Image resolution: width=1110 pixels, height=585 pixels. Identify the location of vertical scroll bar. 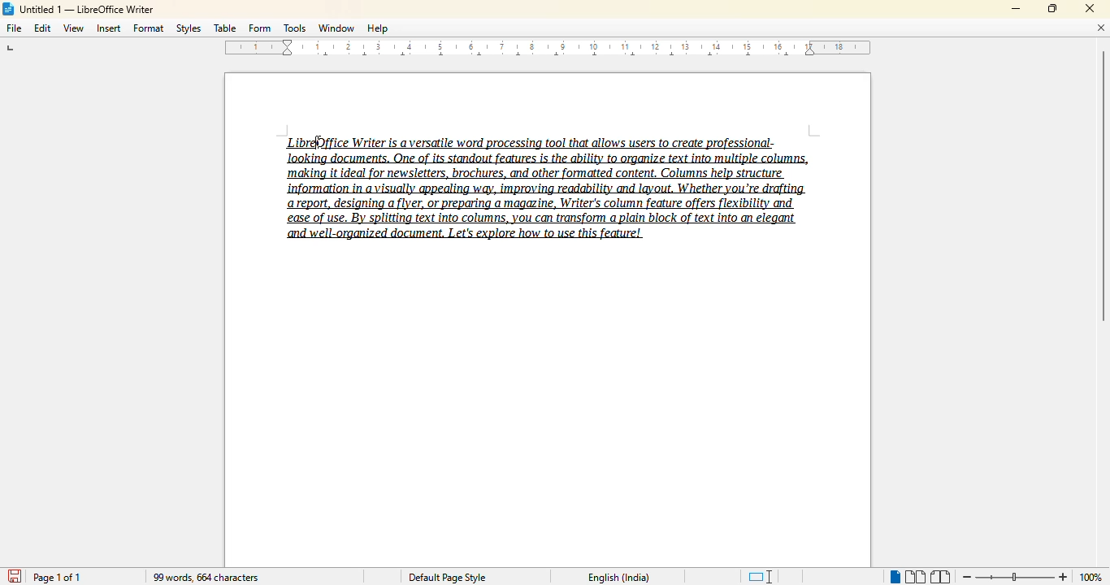
(1103, 186).